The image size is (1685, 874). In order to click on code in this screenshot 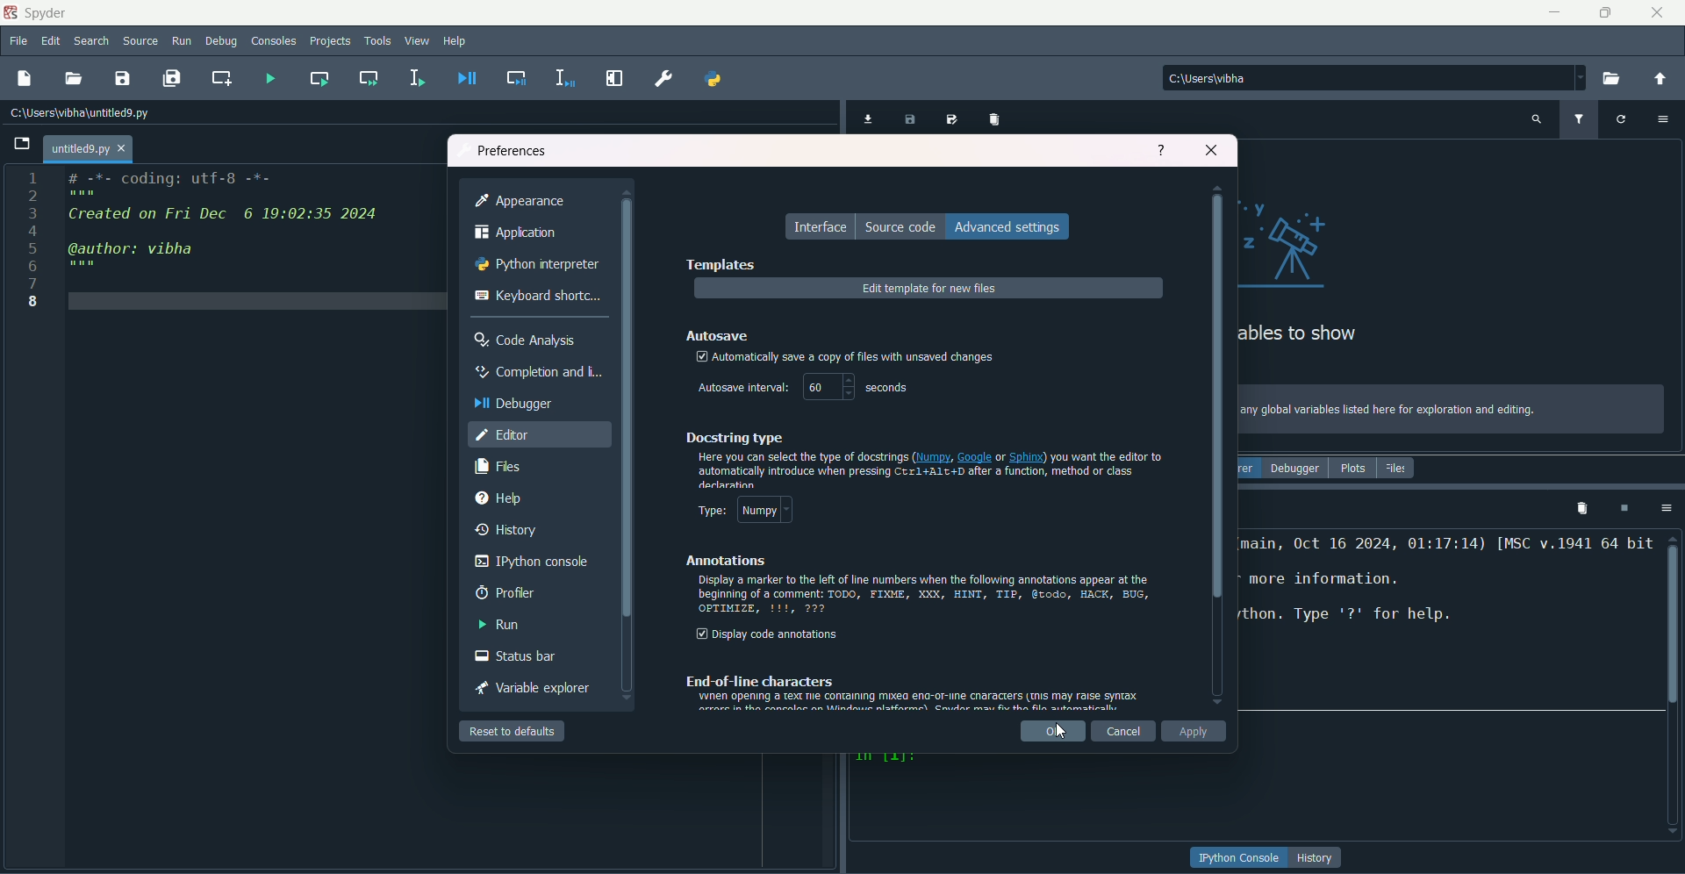, I will do `click(226, 224)`.